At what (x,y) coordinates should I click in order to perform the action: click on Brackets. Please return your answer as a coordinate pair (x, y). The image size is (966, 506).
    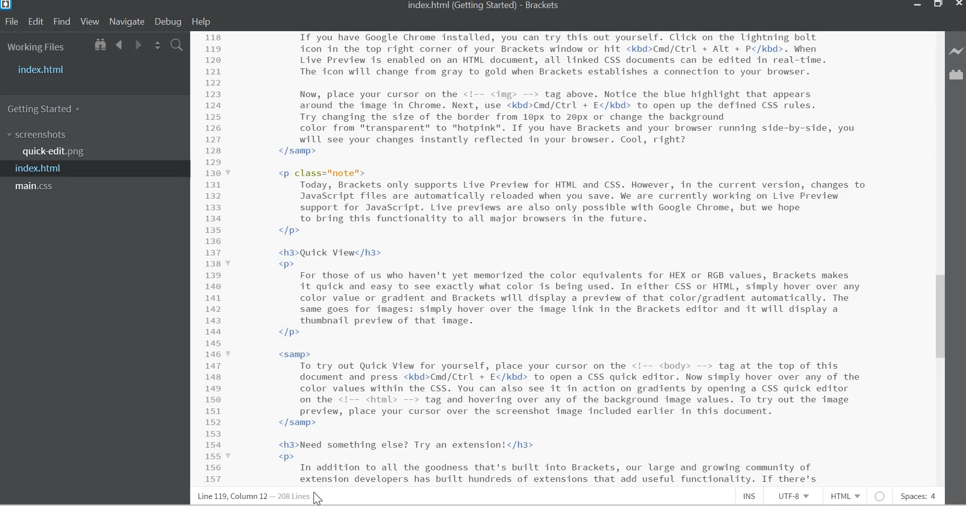
    Looking at the image, I should click on (543, 6).